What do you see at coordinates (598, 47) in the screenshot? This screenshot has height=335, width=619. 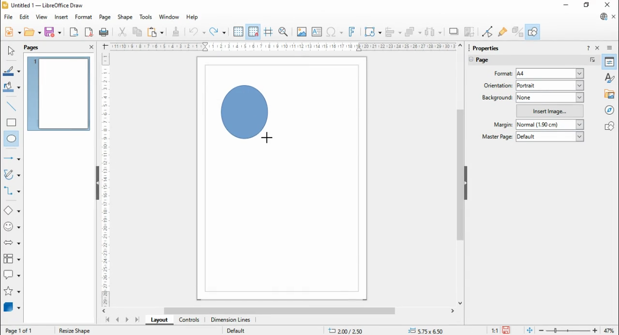 I see `close sidebar deck` at bounding box center [598, 47].